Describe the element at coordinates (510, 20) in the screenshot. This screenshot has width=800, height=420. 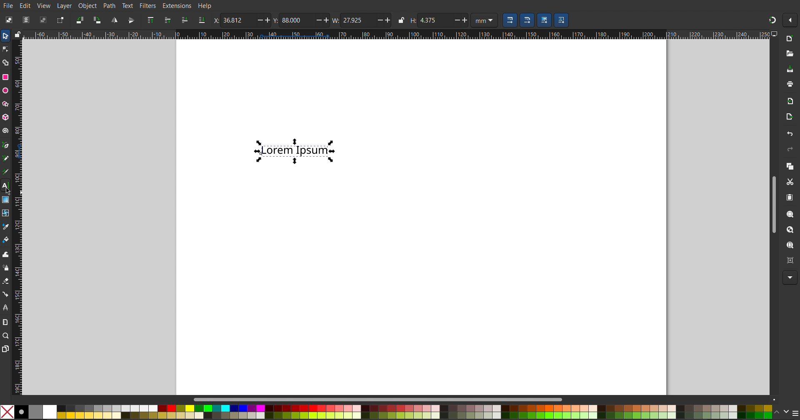
I see `Scale stroke with object` at that location.